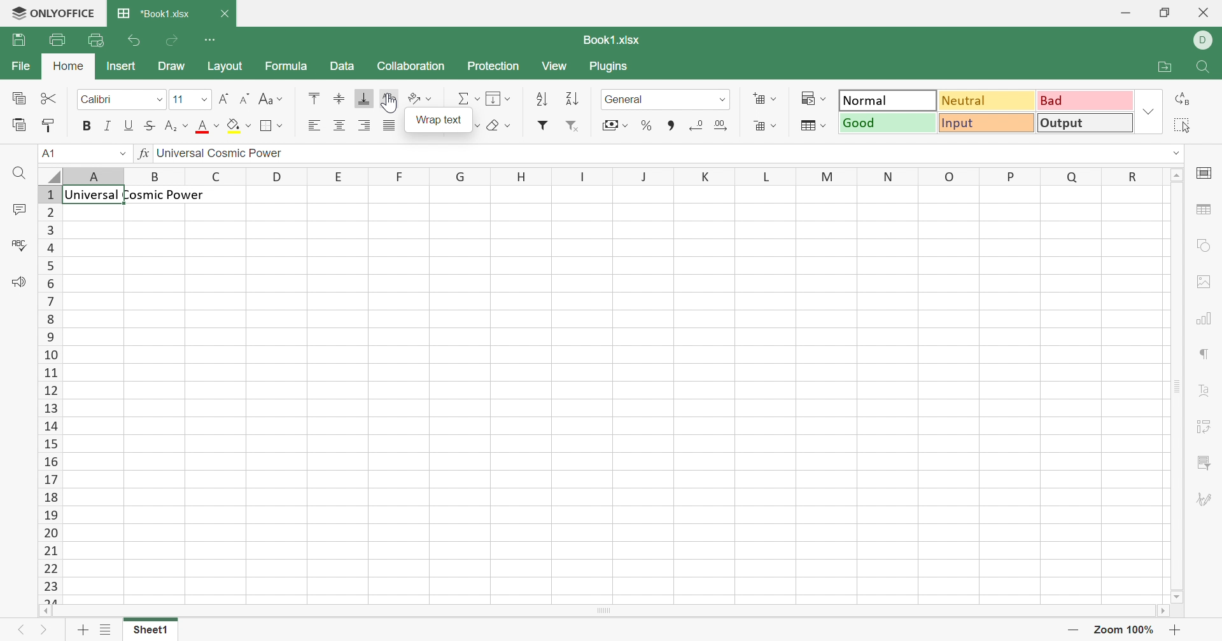  I want to click on Zoom In, so click(1183, 628).